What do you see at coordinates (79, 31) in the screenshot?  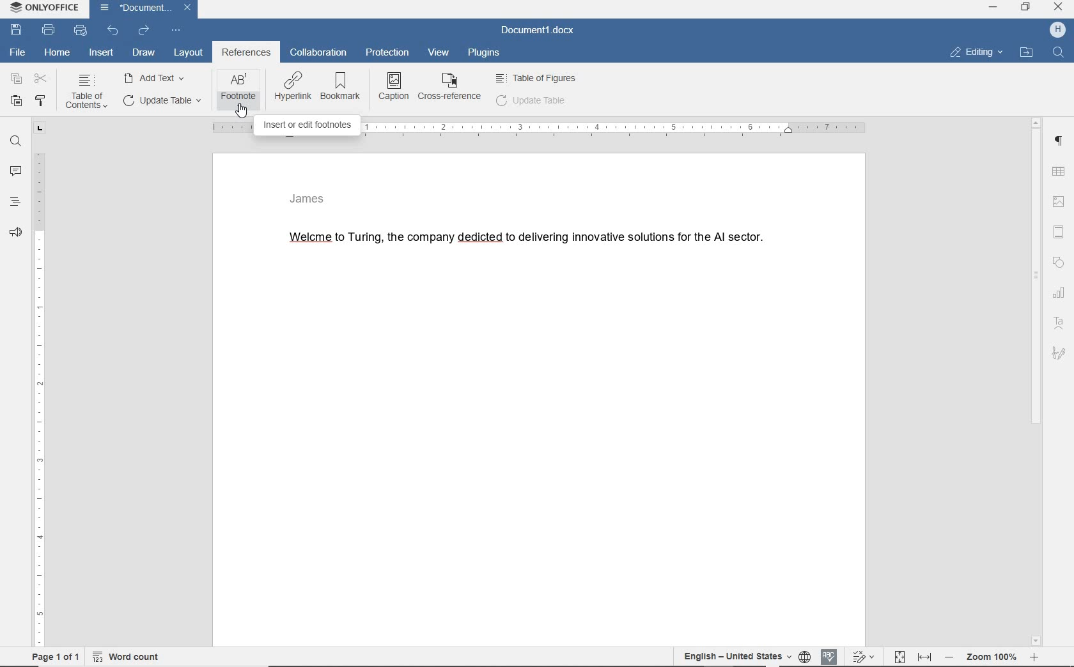 I see `quick print` at bounding box center [79, 31].